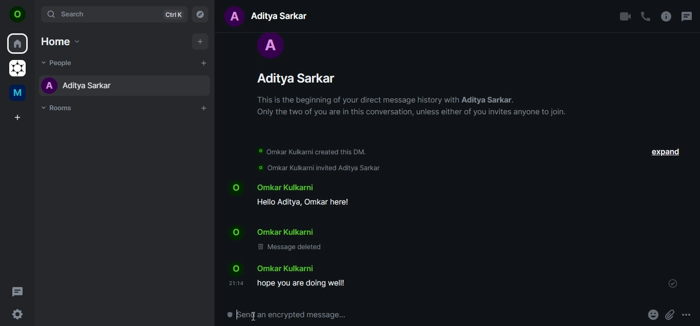 Image resolution: width=700 pixels, height=326 pixels. What do you see at coordinates (116, 14) in the screenshot?
I see `search ` at bounding box center [116, 14].